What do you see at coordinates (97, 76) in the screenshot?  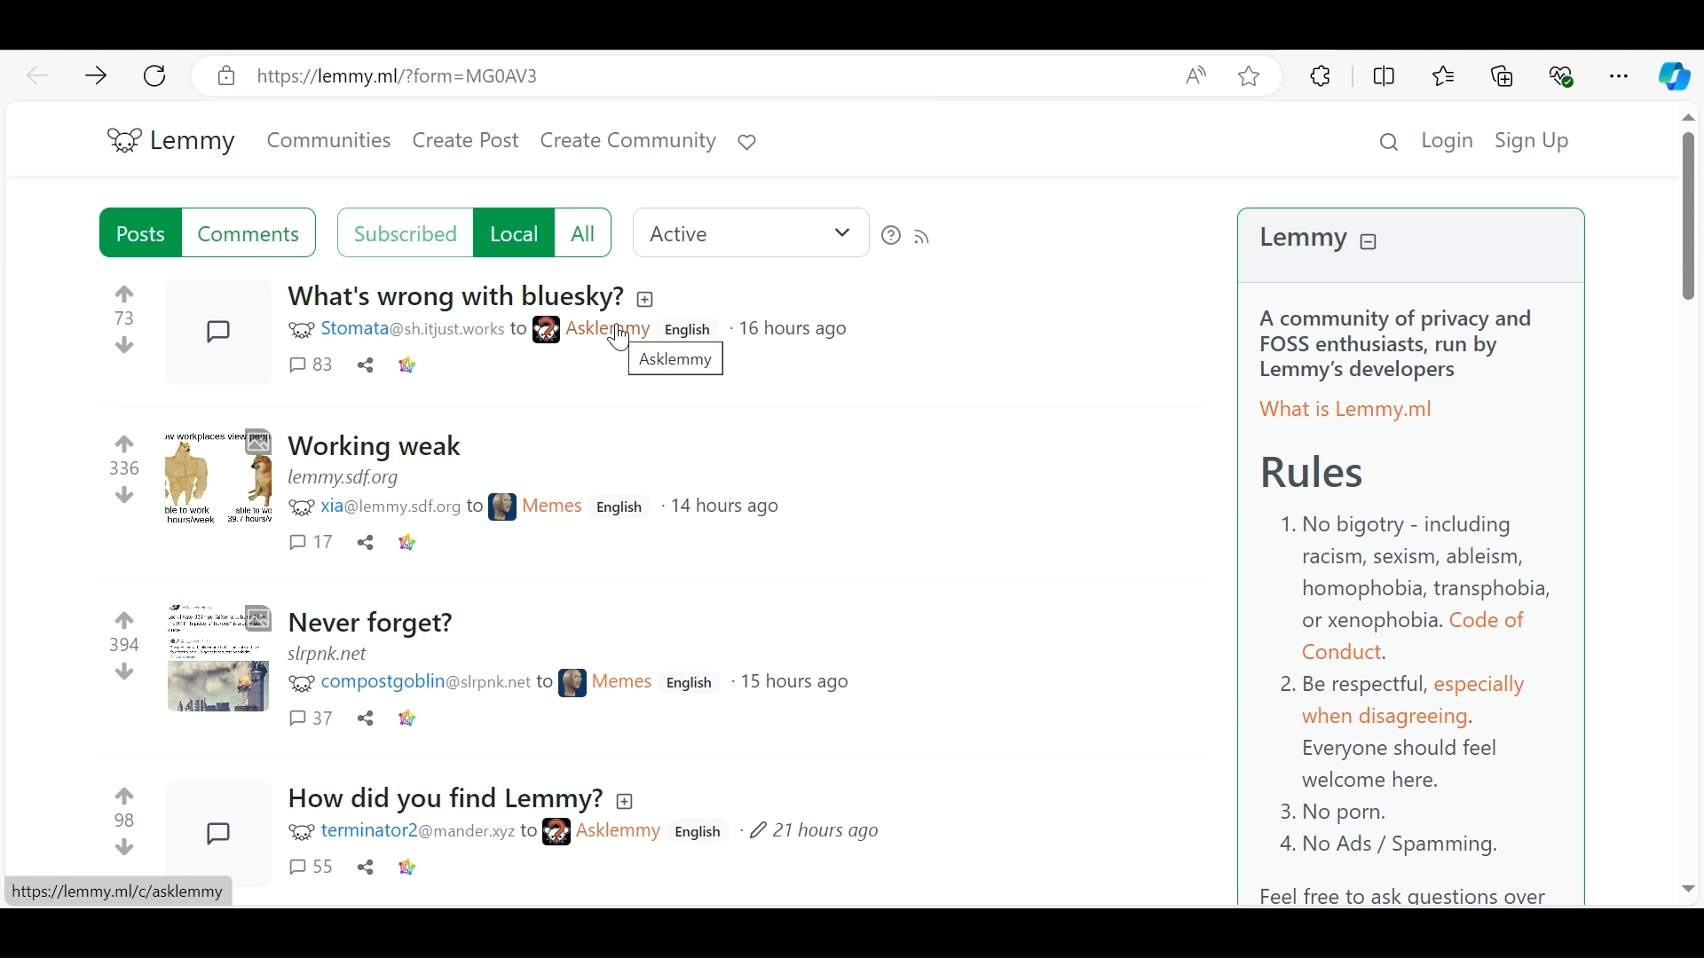 I see `Go Forward` at bounding box center [97, 76].